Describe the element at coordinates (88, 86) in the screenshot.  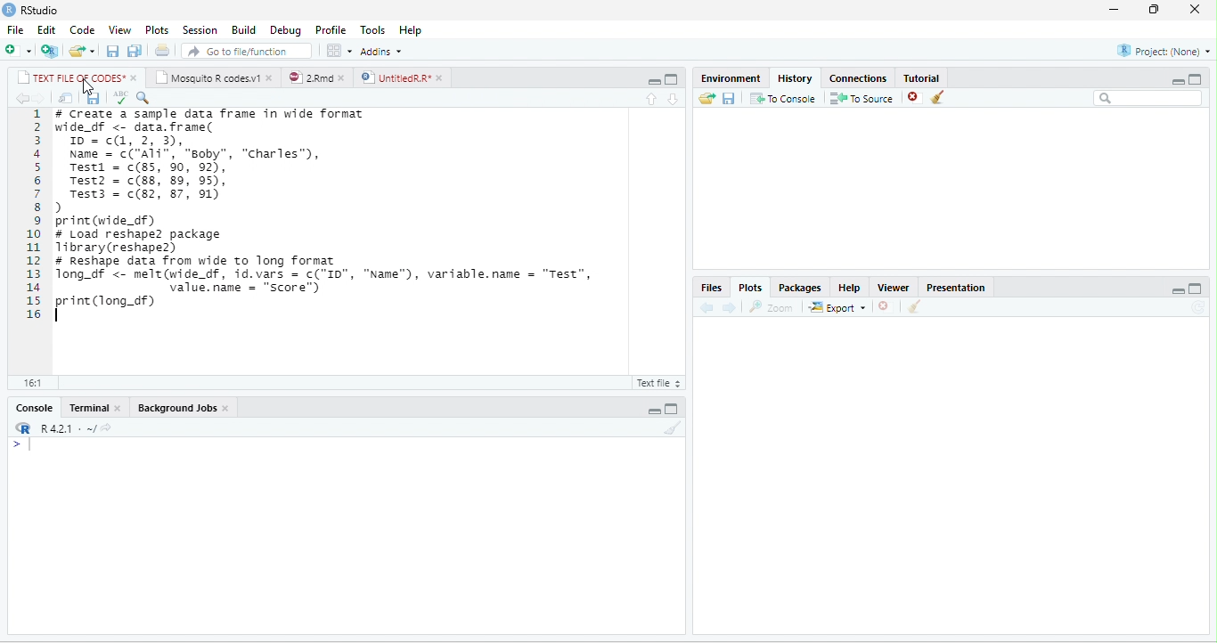
I see `cursor` at that location.